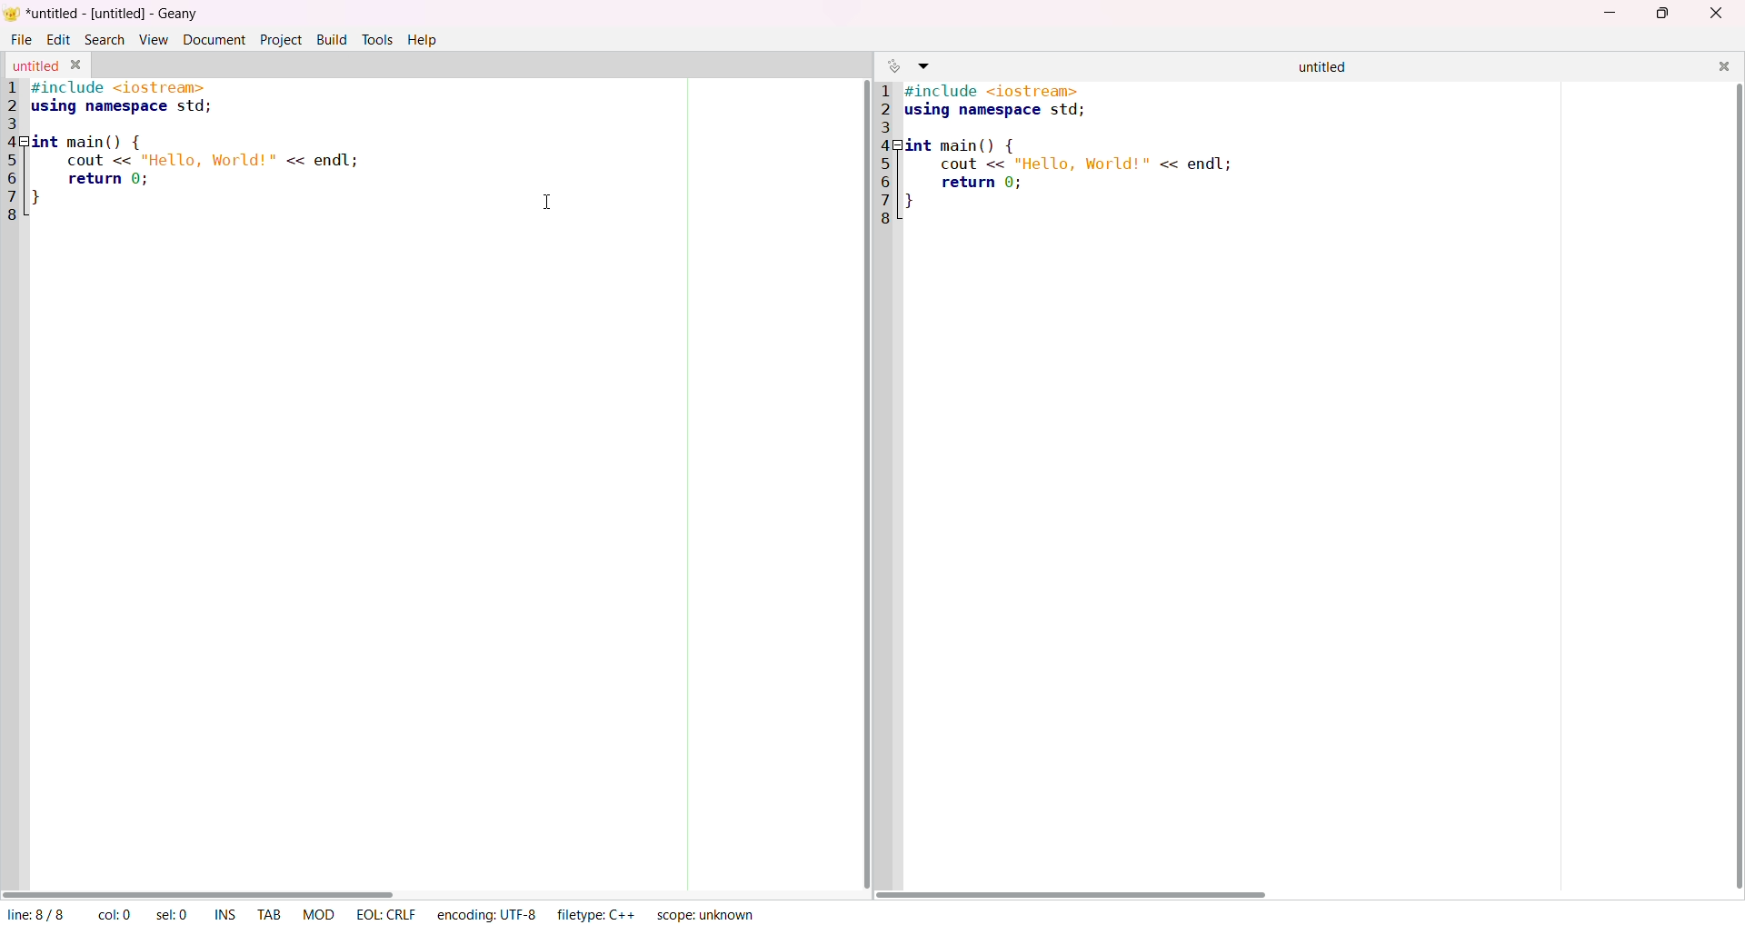 The height and width of the screenshot is (925, 1745). Describe the element at coordinates (1721, 68) in the screenshot. I see `close` at that location.